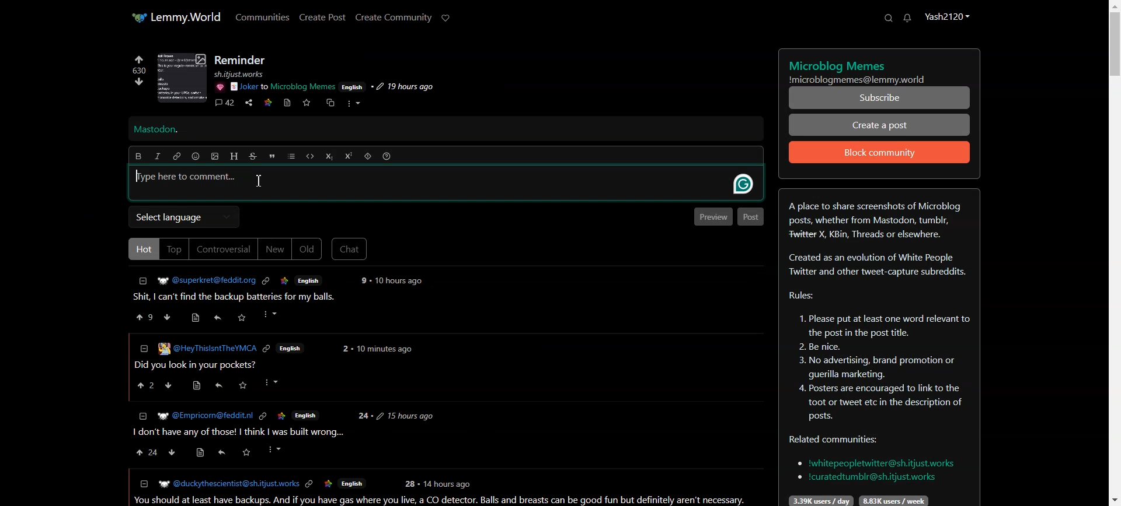 Image resolution: width=1121 pixels, height=506 pixels. Describe the element at coordinates (136, 83) in the screenshot. I see `Down vote` at that location.